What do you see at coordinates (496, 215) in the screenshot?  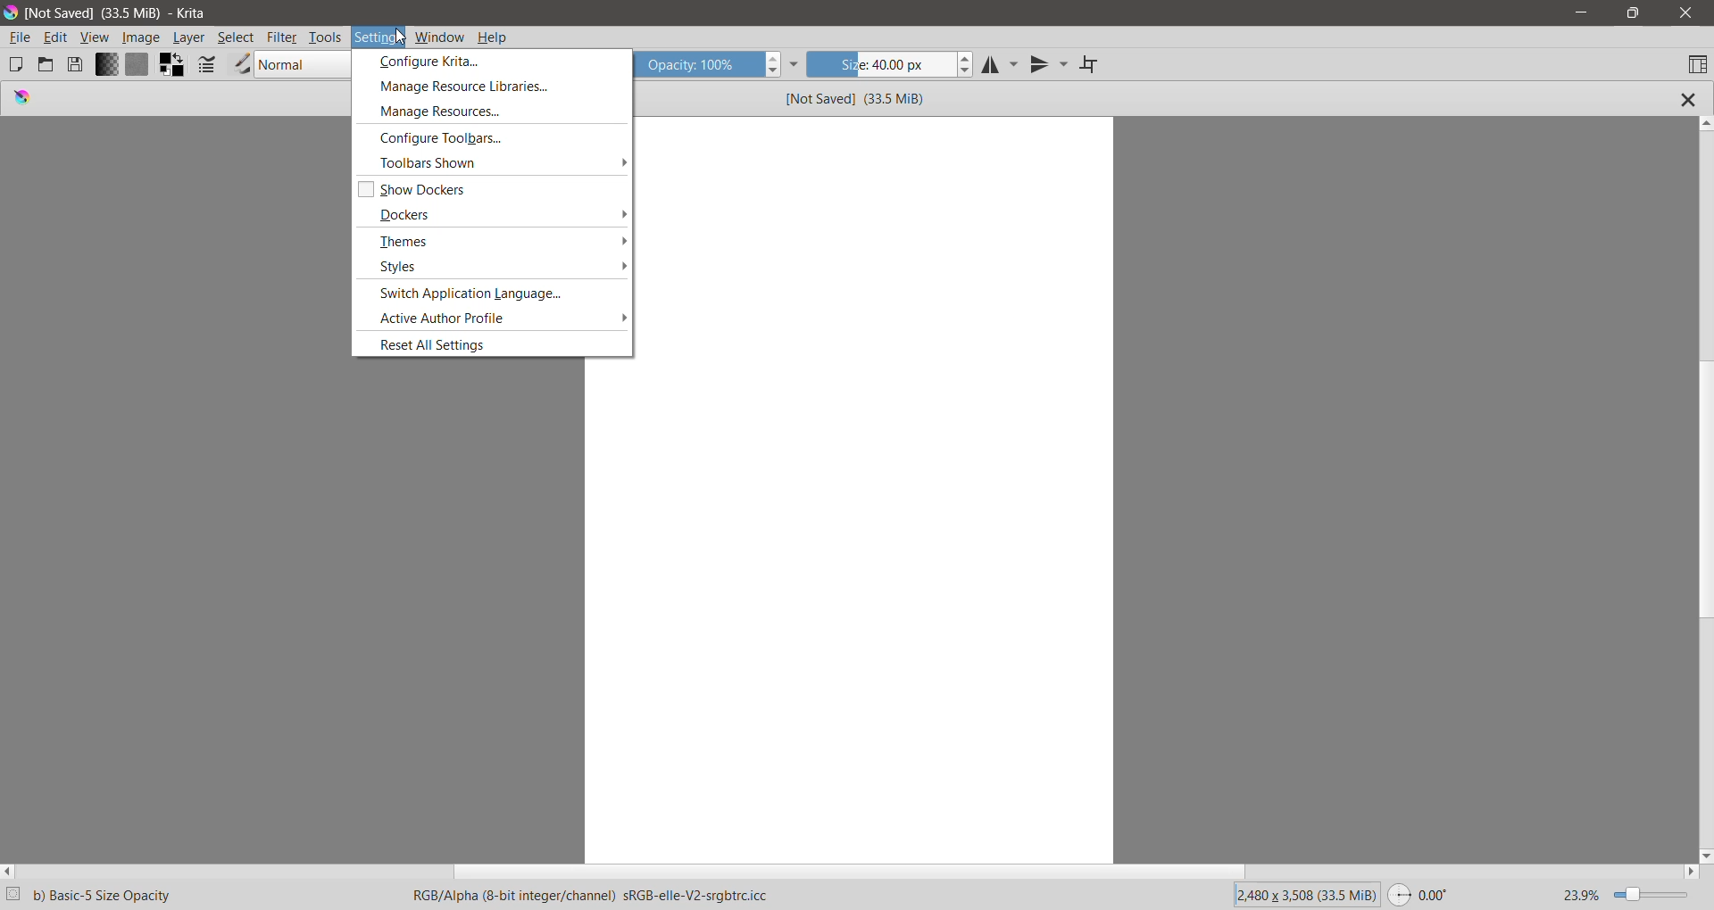 I see `Dockers` at bounding box center [496, 215].